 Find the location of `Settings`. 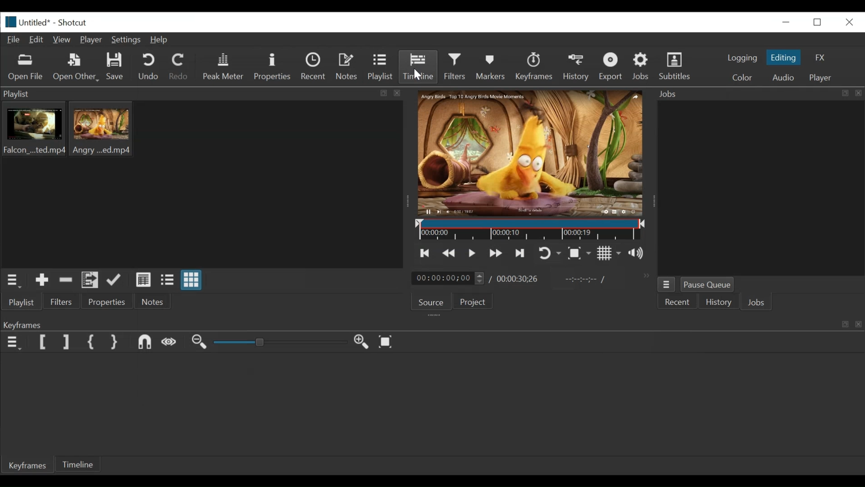

Settings is located at coordinates (128, 41).